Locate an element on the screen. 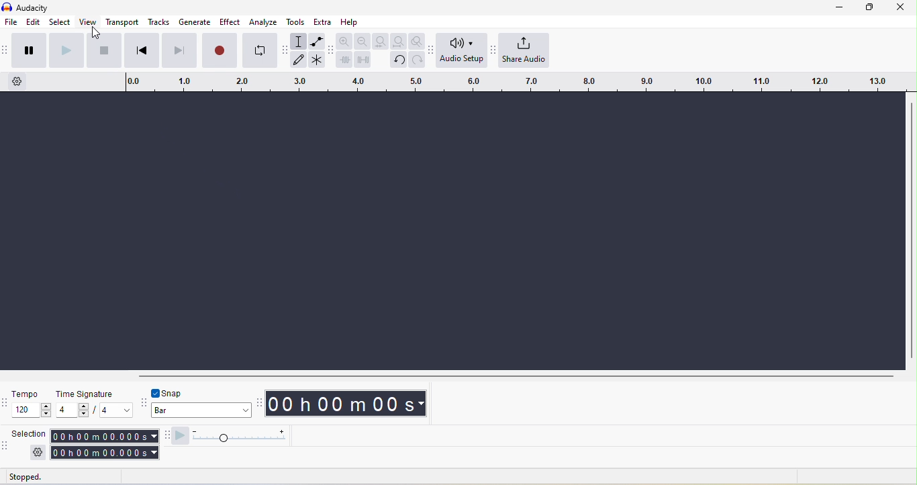  select is located at coordinates (60, 21).